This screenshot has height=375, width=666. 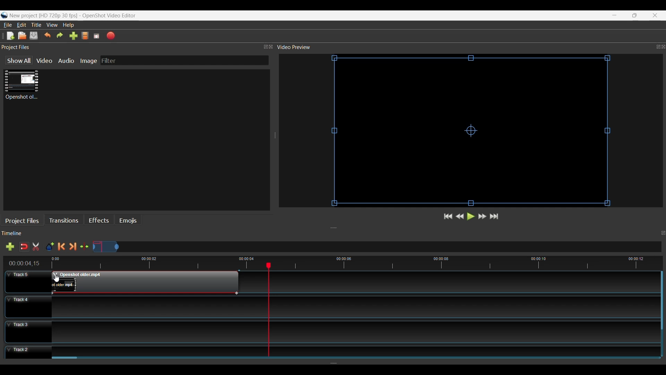 What do you see at coordinates (97, 36) in the screenshot?
I see `Fullscreen` at bounding box center [97, 36].